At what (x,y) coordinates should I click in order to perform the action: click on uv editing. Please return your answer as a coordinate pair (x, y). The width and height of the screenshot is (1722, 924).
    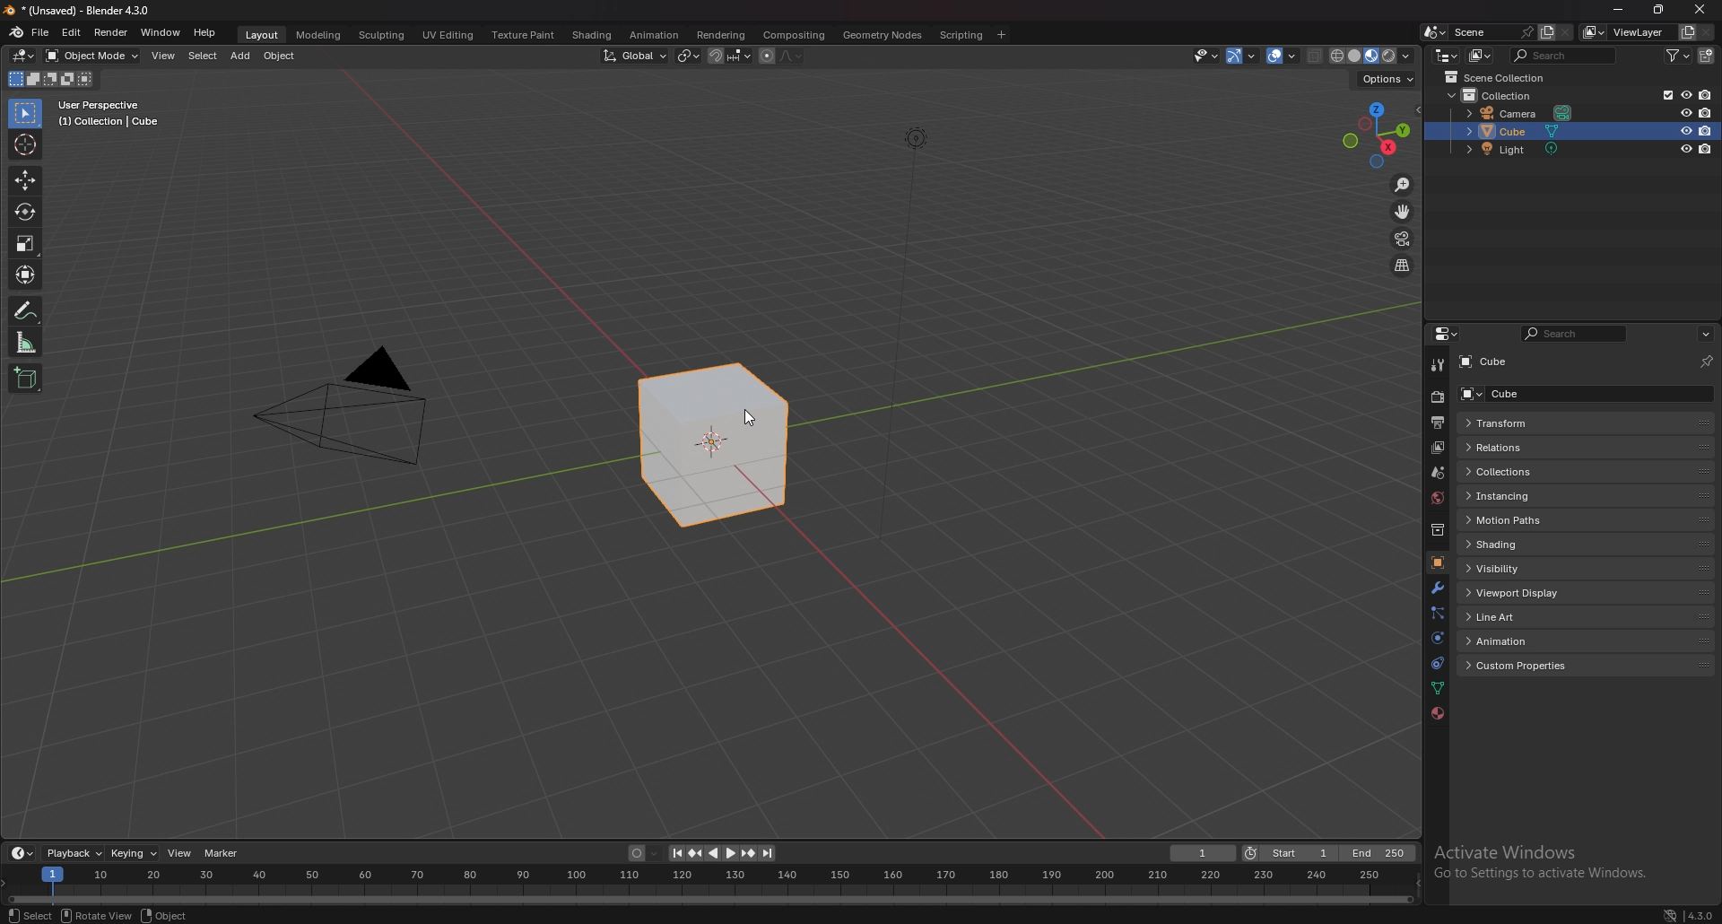
    Looking at the image, I should click on (448, 35).